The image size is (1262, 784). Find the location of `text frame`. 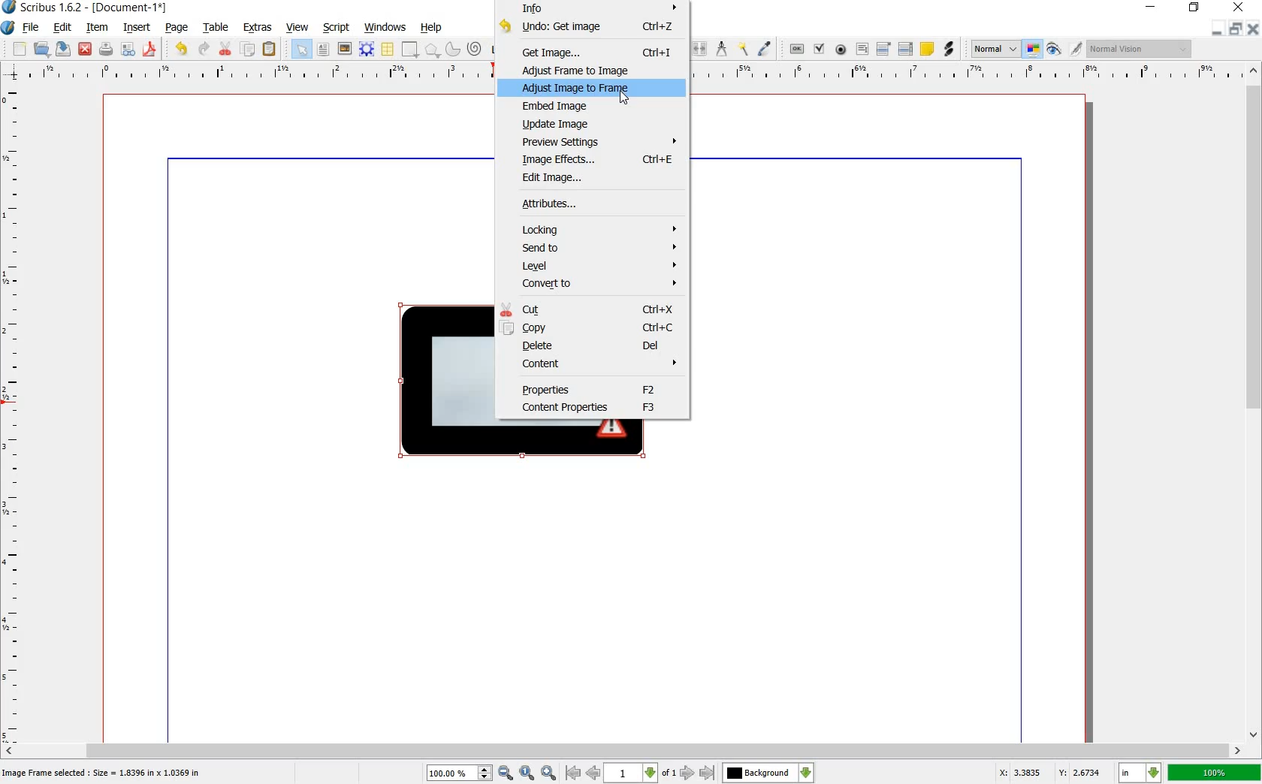

text frame is located at coordinates (322, 50).